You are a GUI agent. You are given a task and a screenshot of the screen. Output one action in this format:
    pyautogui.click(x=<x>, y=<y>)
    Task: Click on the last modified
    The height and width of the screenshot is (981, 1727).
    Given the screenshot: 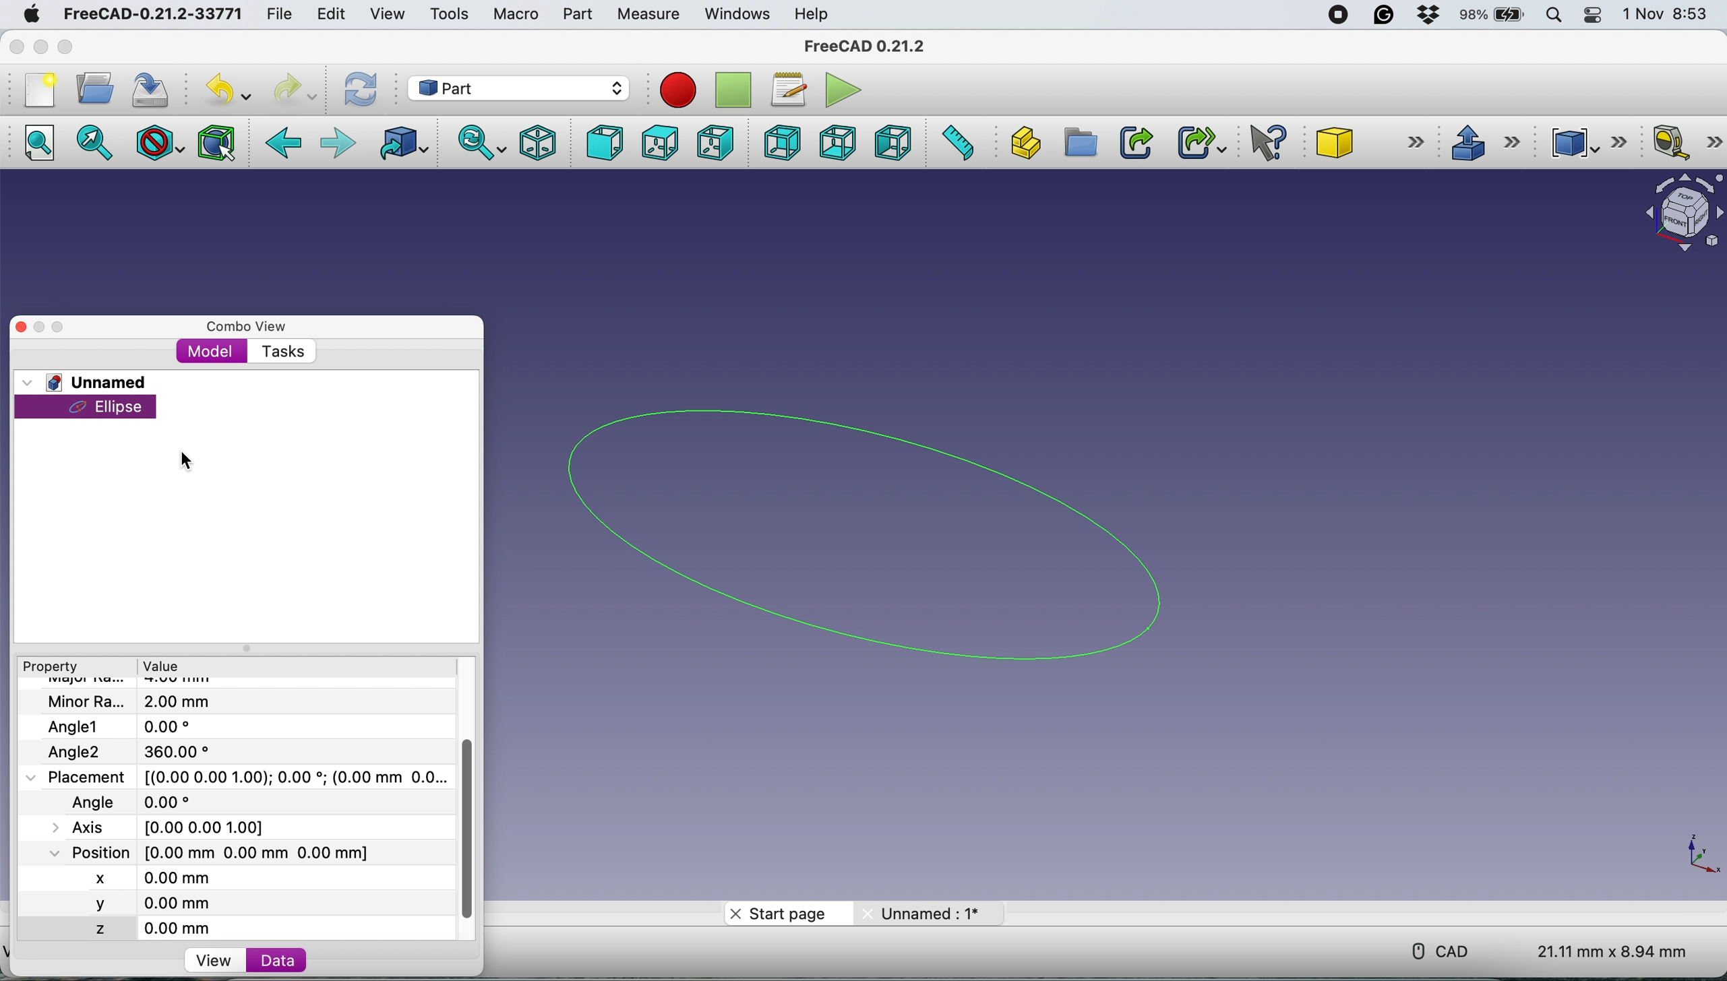 What is the action you would take?
    pyautogui.click(x=152, y=801)
    